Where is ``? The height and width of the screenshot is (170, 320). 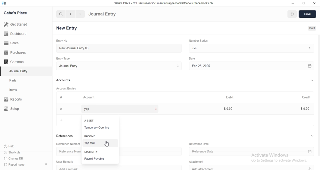
 is located at coordinates (192, 58).